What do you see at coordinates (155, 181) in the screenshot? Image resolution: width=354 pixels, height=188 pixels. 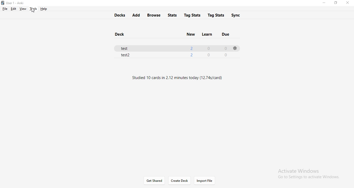 I see `get shared` at bounding box center [155, 181].